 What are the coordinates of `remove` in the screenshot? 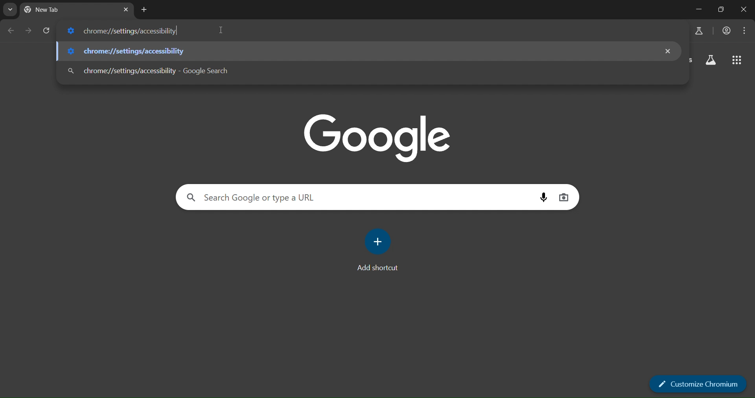 It's located at (668, 51).